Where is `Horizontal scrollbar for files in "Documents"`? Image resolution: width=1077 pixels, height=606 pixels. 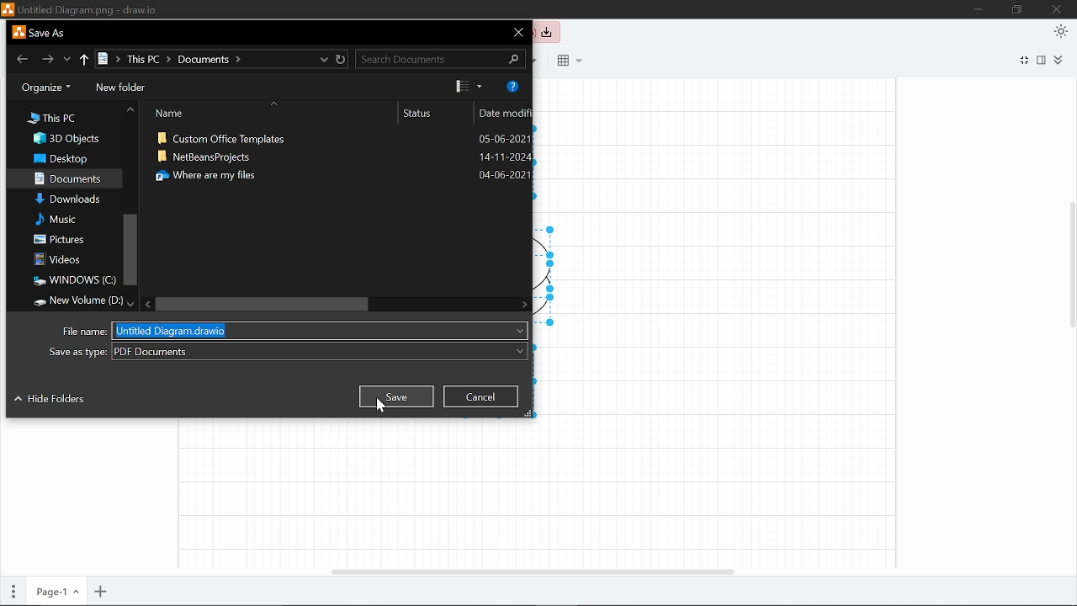 Horizontal scrollbar for files in "Documents" is located at coordinates (262, 304).